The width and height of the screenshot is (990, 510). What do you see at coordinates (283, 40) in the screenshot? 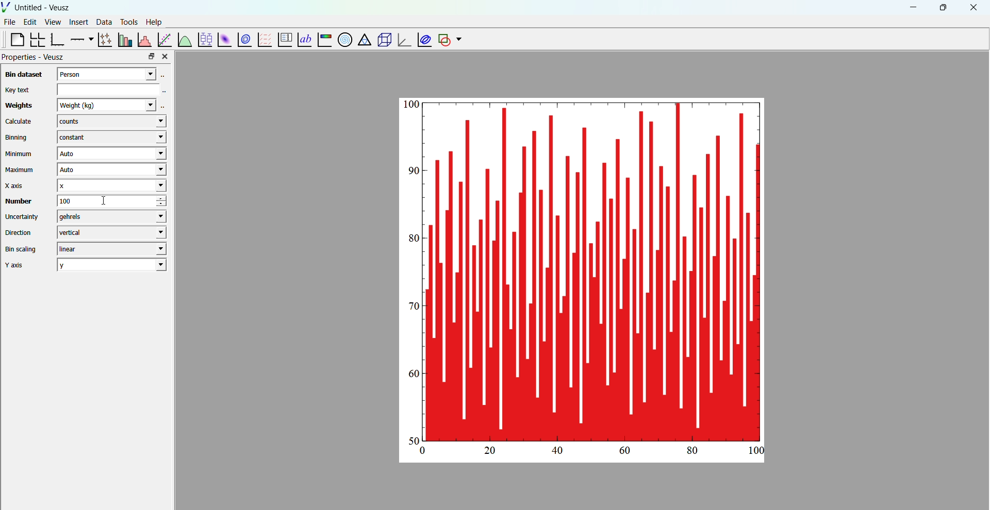
I see `plot key` at bounding box center [283, 40].